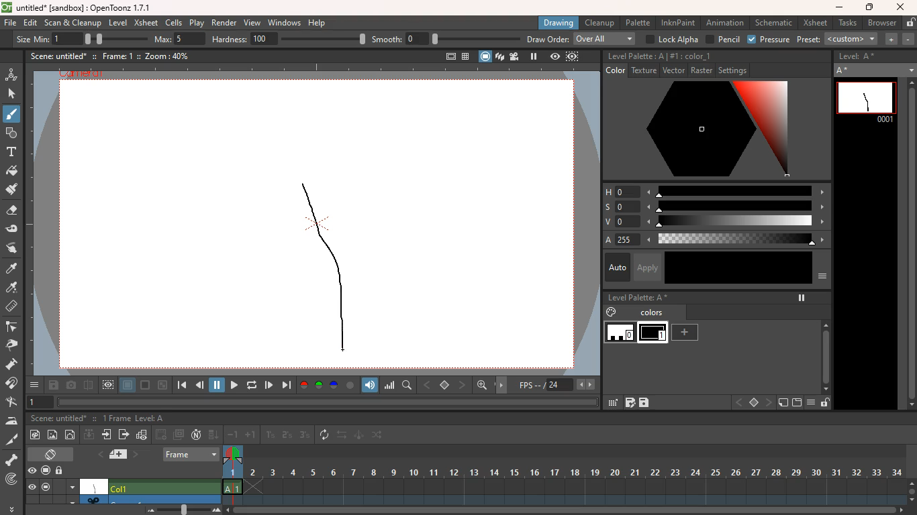  What do you see at coordinates (253, 23) in the screenshot?
I see `view` at bounding box center [253, 23].